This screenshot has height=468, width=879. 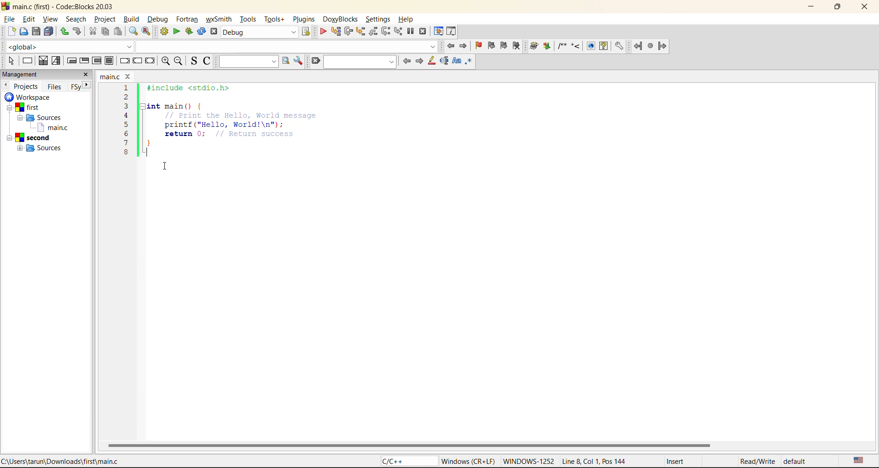 I want to click on files, so click(x=55, y=87).